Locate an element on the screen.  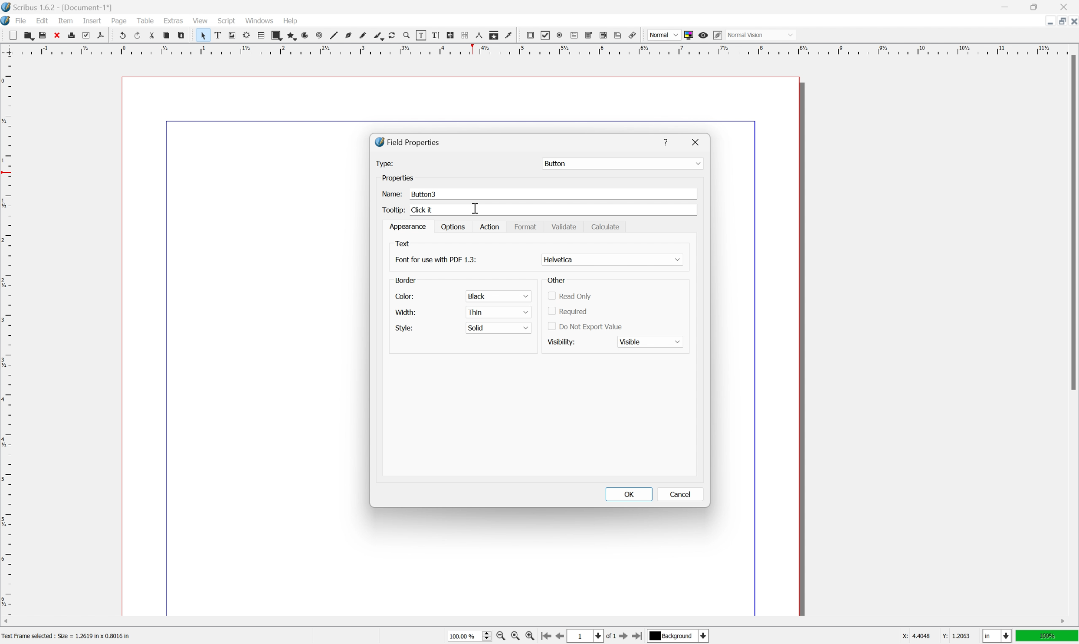
Normal vision is located at coordinates (763, 34).